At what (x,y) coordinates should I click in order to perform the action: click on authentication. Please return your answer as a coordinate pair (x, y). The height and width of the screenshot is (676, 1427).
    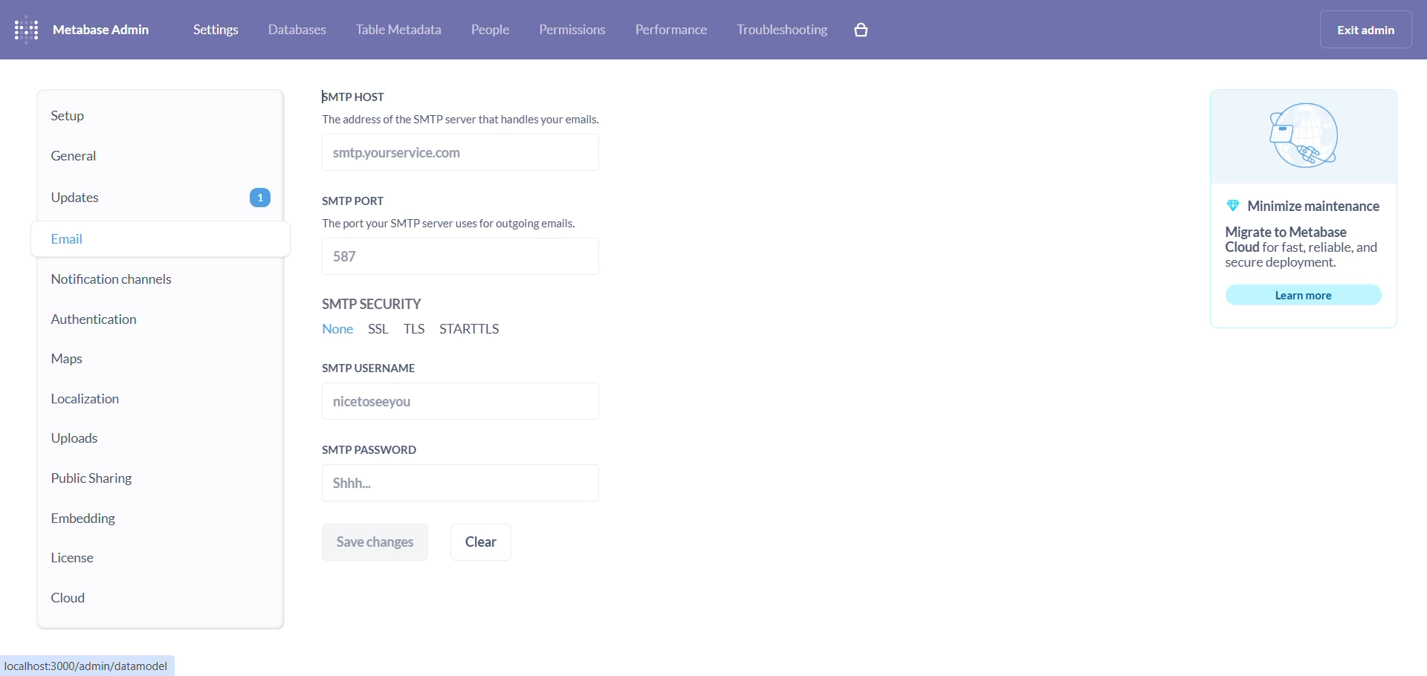
    Looking at the image, I should click on (140, 321).